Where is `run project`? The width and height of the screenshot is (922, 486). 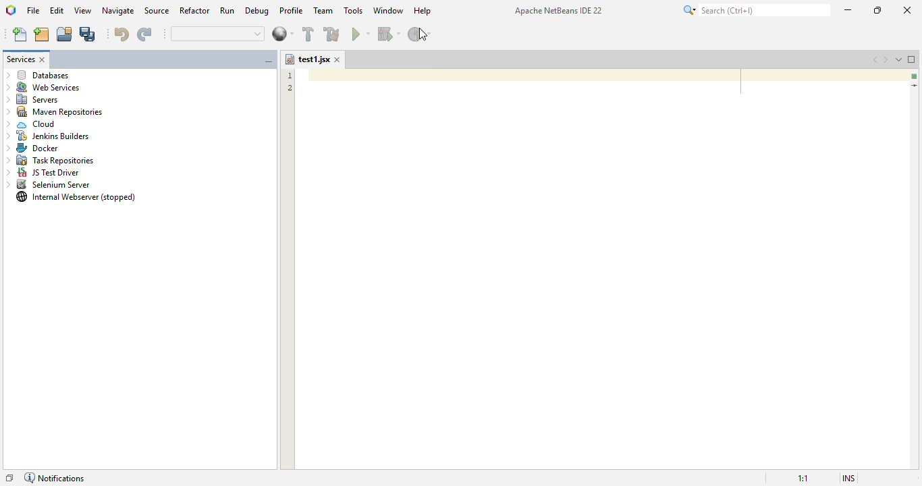 run project is located at coordinates (361, 34).